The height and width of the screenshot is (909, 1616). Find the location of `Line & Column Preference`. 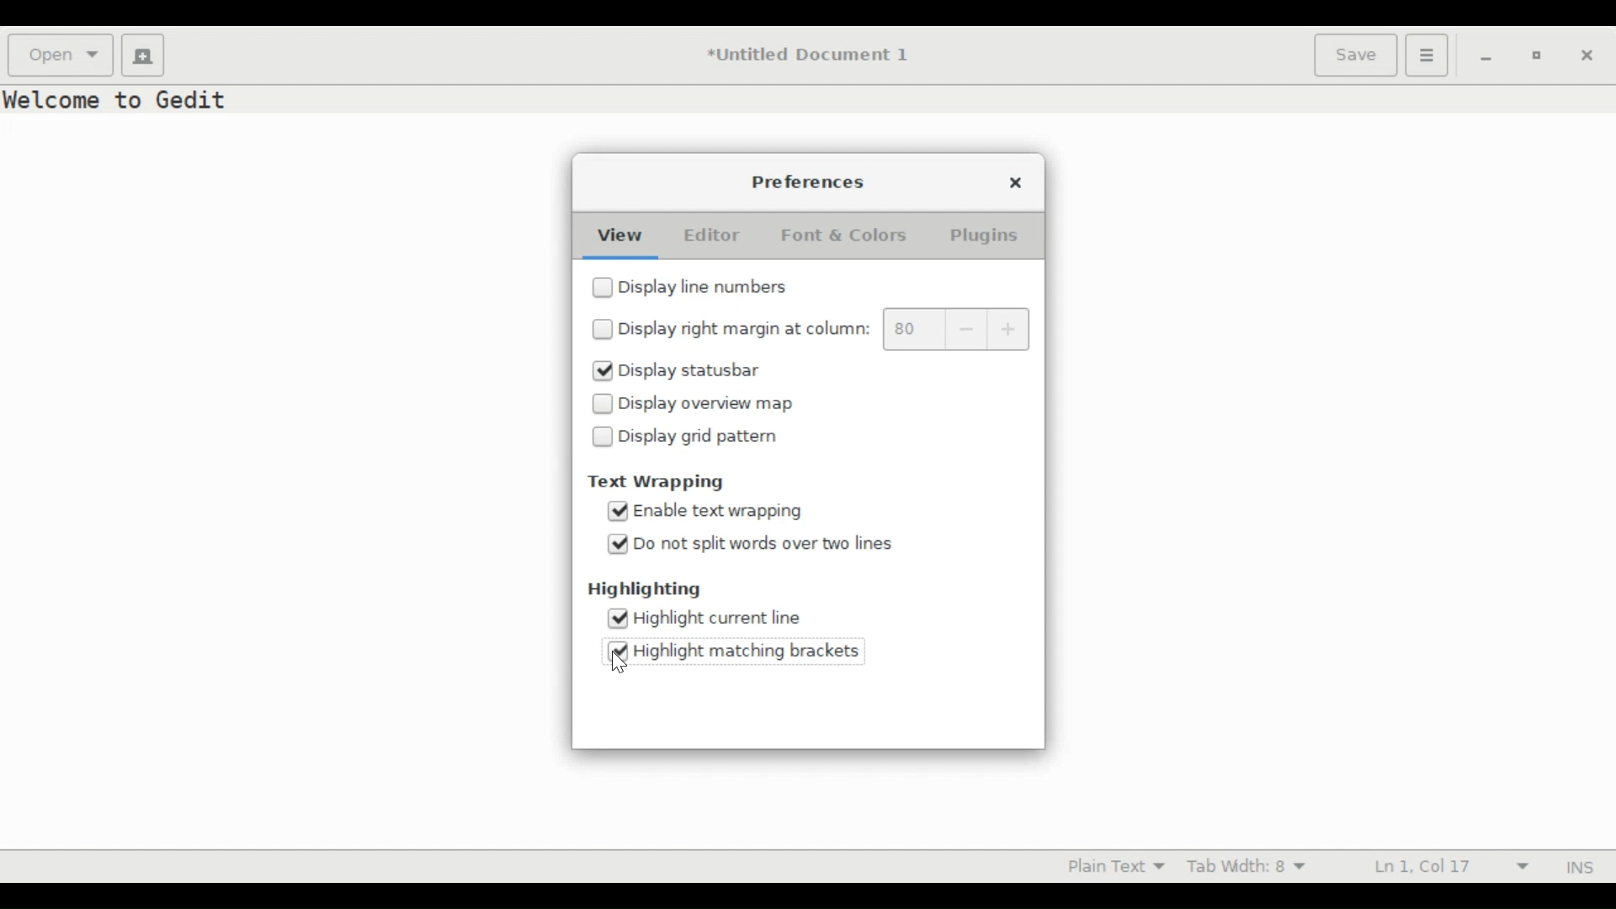

Line & Column Preference is located at coordinates (1447, 864).